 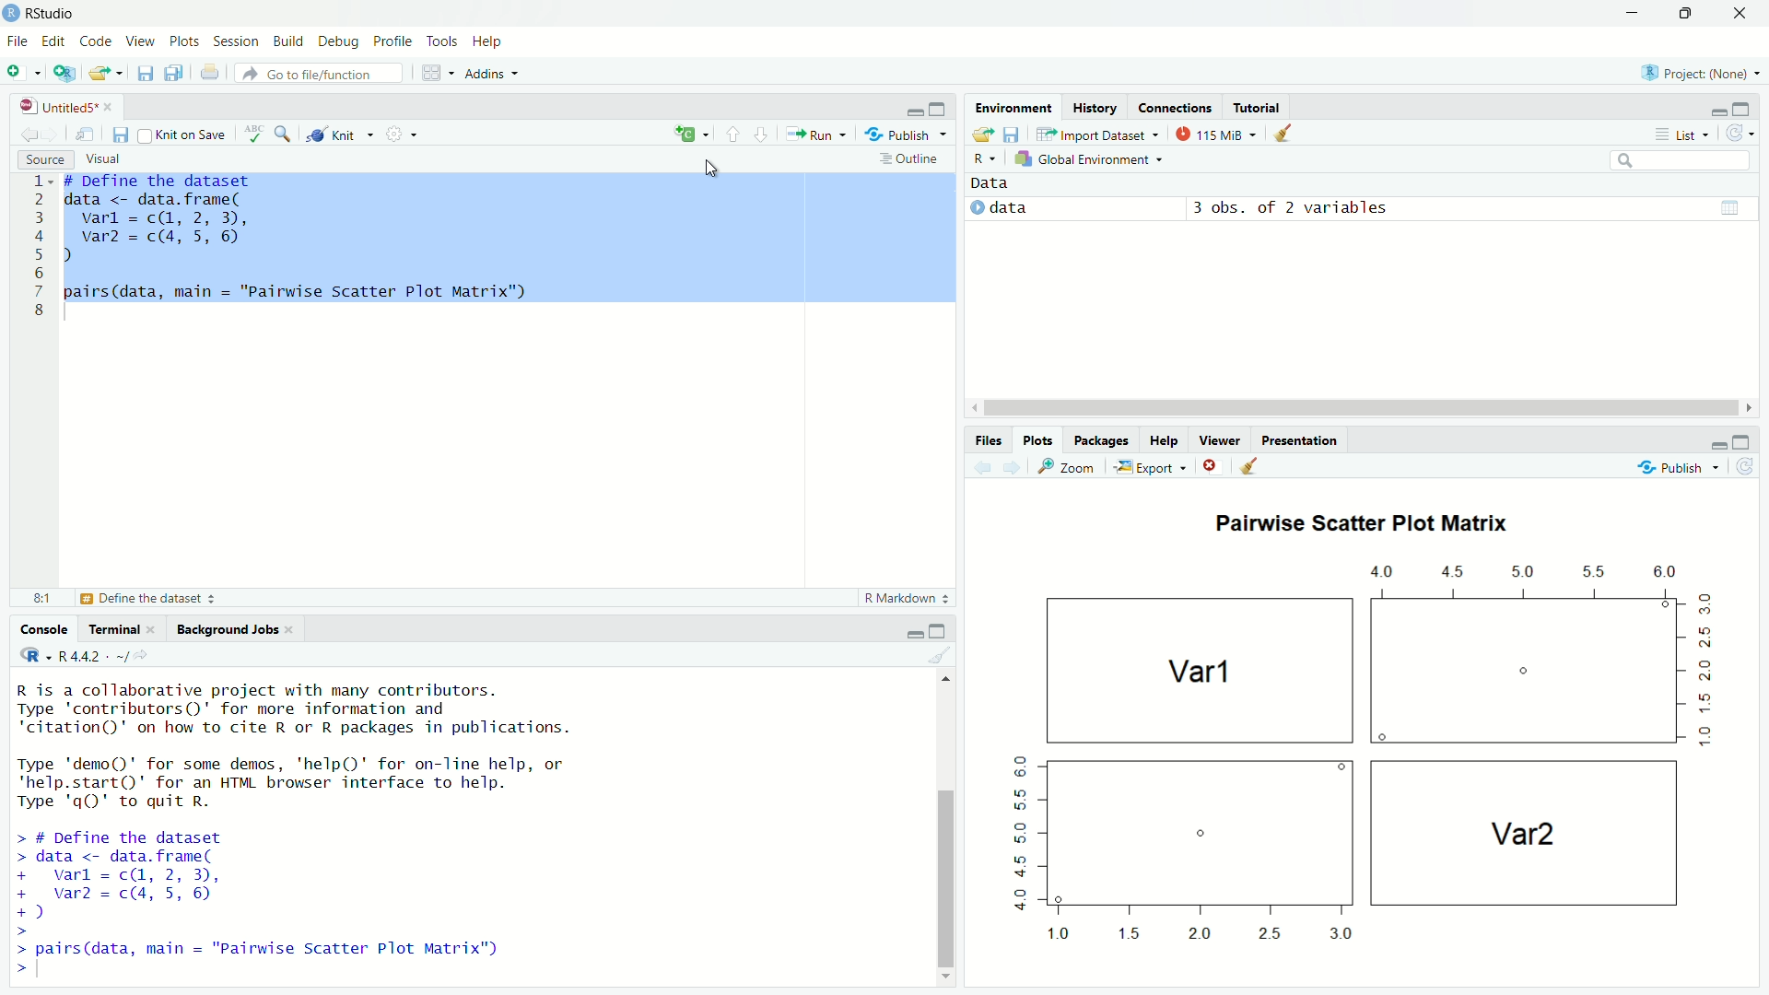 What do you see at coordinates (733, 134) in the screenshot?
I see `Go to previous section/chunk (Ctrl + PgUp)` at bounding box center [733, 134].